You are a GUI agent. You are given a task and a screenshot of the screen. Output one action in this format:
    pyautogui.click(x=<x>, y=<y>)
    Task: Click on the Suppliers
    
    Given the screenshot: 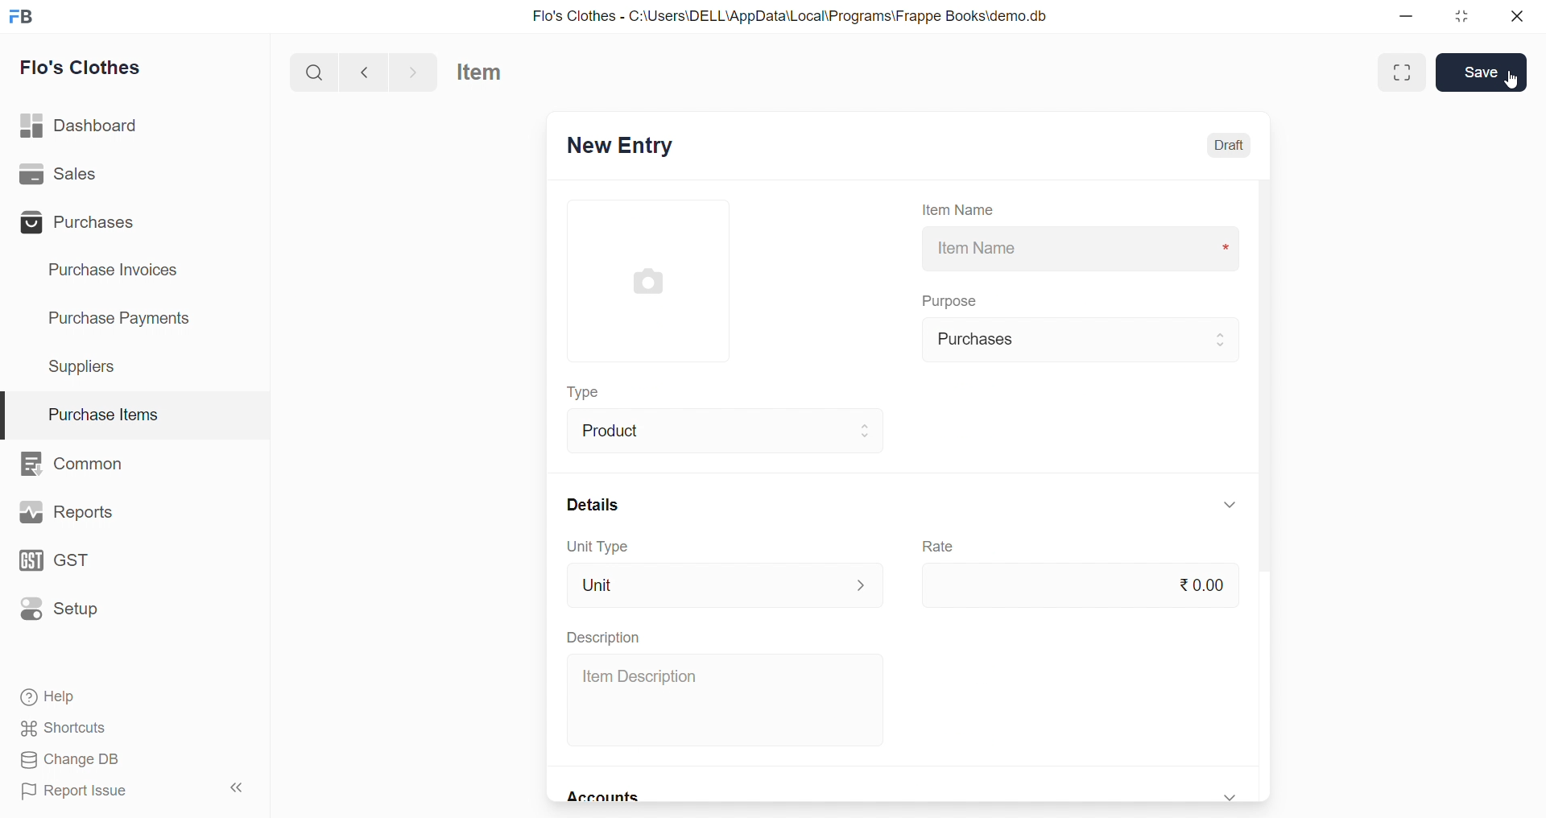 What is the action you would take?
    pyautogui.click(x=89, y=366)
    